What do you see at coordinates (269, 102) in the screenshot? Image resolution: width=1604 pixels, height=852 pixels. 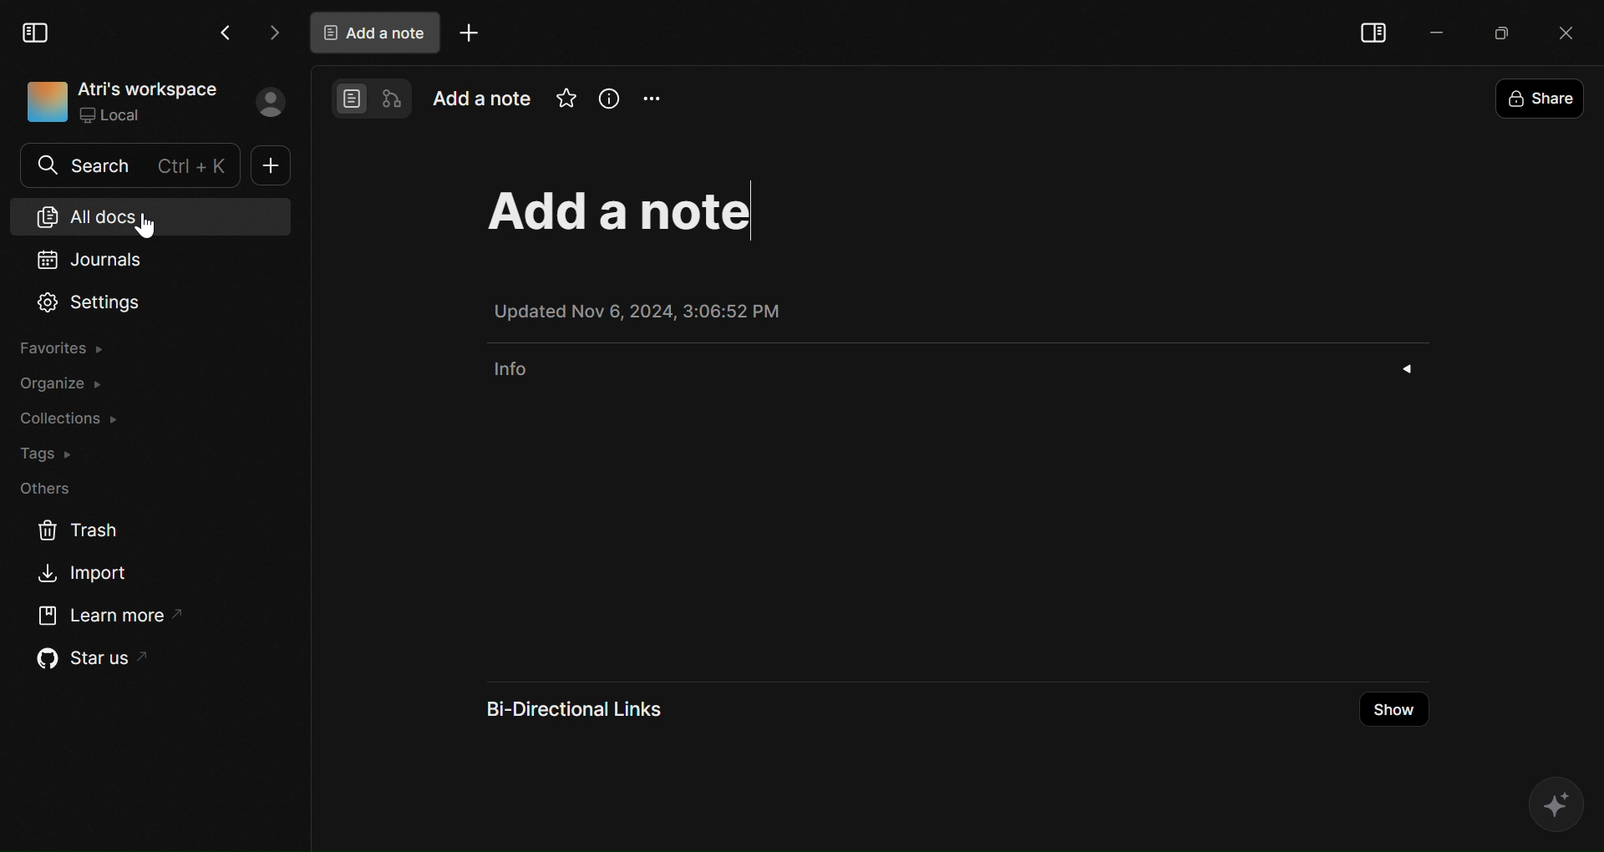 I see `Profile` at bounding box center [269, 102].